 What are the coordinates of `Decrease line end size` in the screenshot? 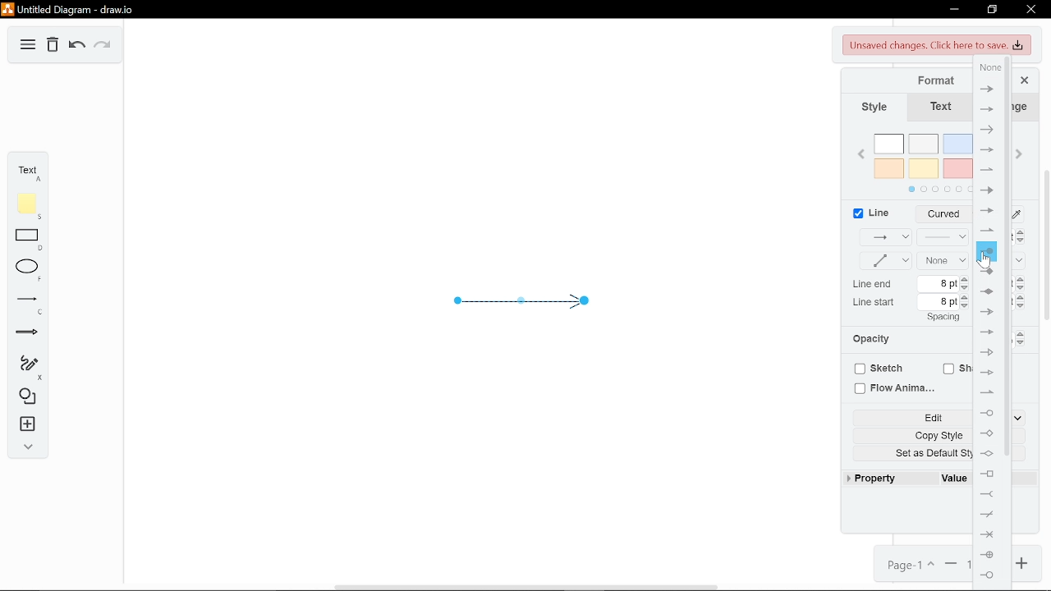 It's located at (1022, 287).